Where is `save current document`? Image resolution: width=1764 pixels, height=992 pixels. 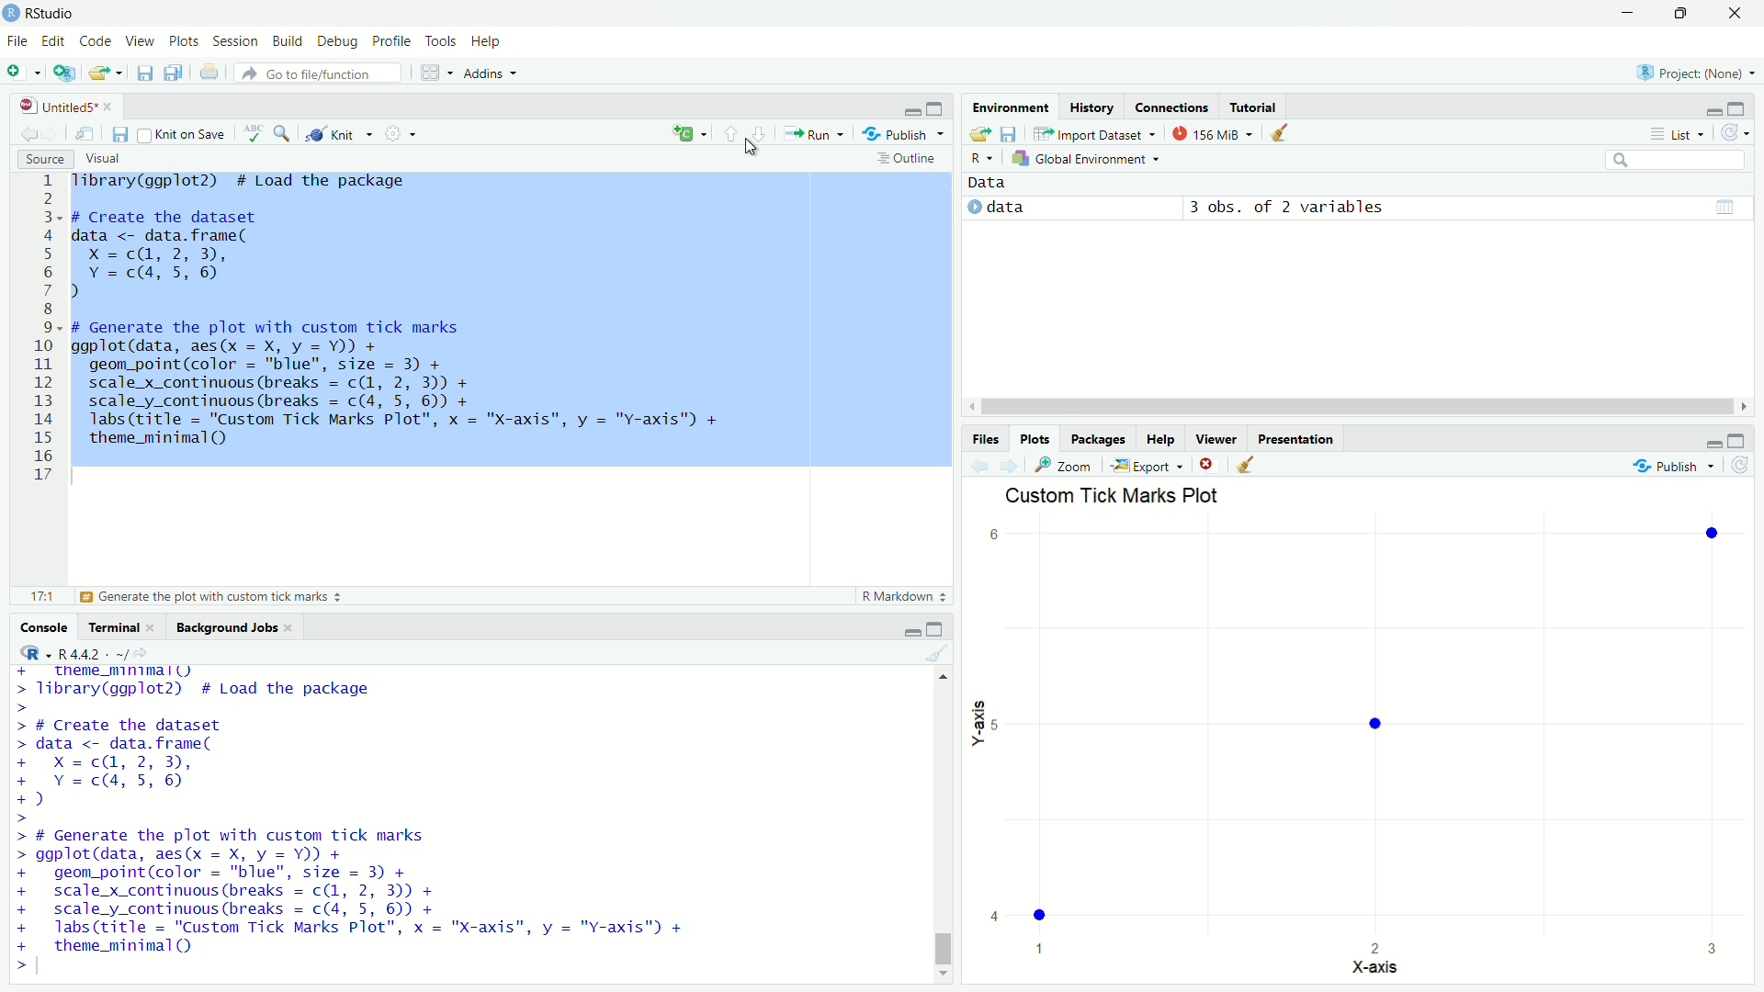
save current document is located at coordinates (145, 73).